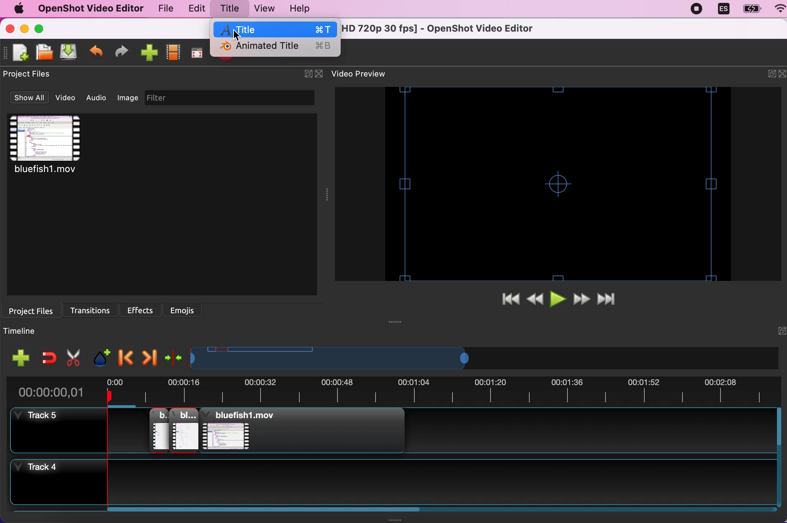 Image resolution: width=787 pixels, height=523 pixels. What do you see at coordinates (306, 74) in the screenshot?
I see `expand/hide` at bounding box center [306, 74].